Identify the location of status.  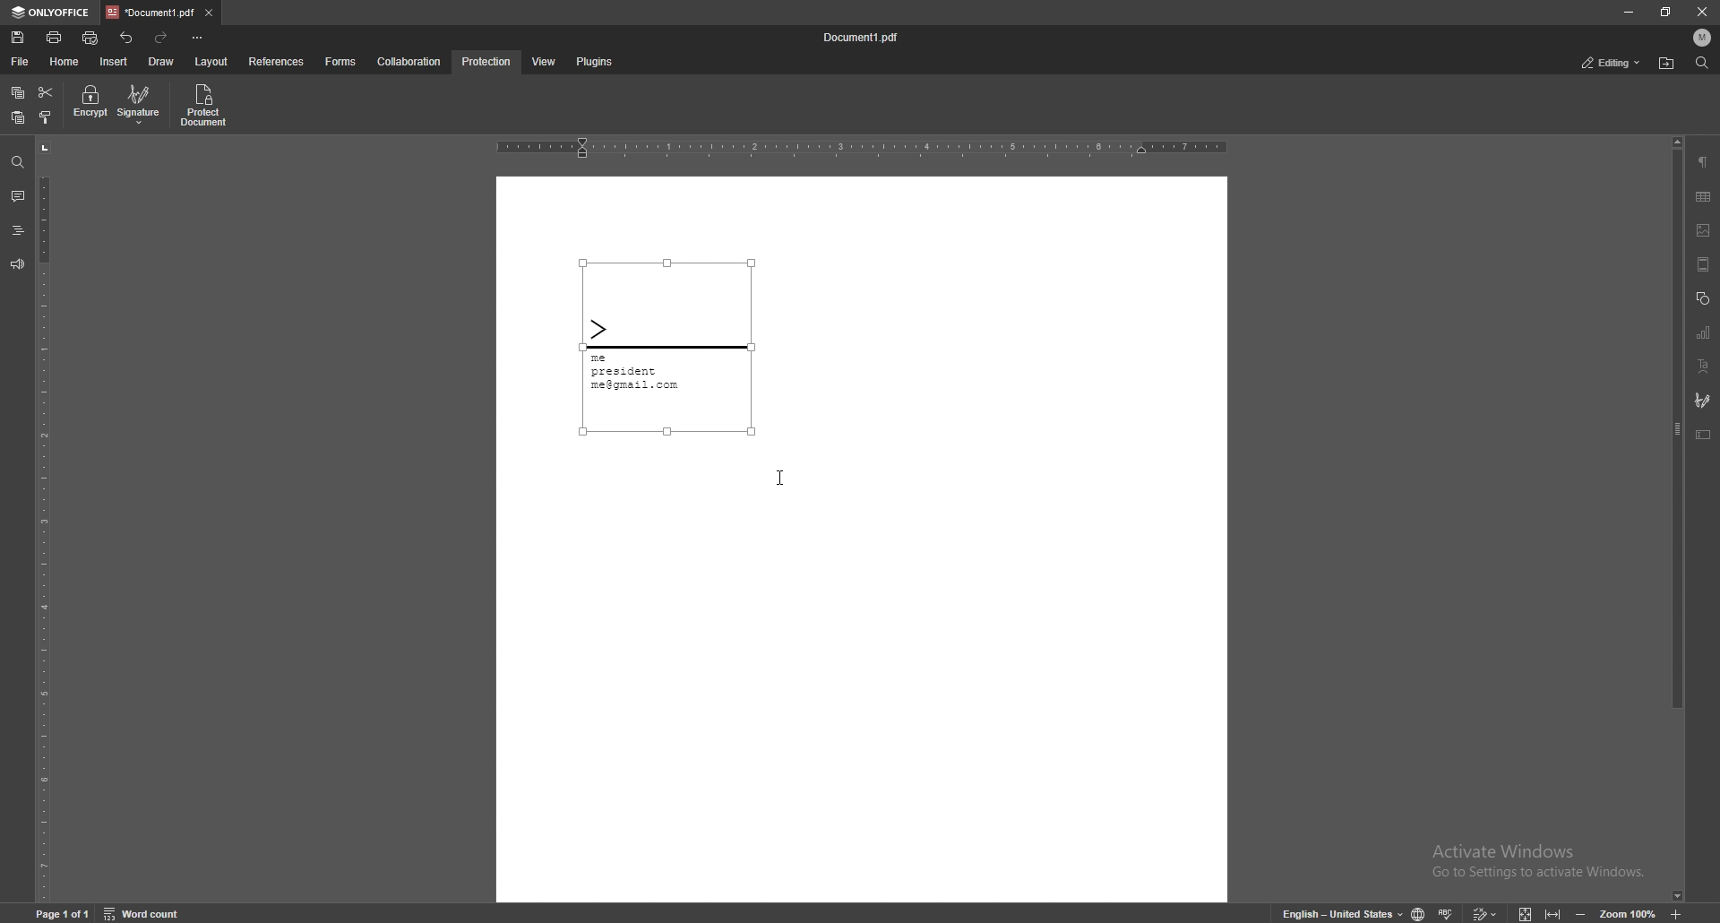
(1612, 64).